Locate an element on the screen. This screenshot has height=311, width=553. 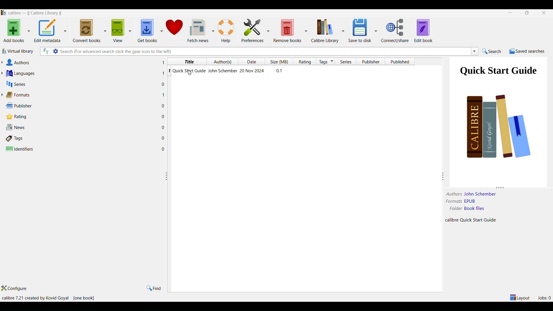
folder is located at coordinates (454, 209).